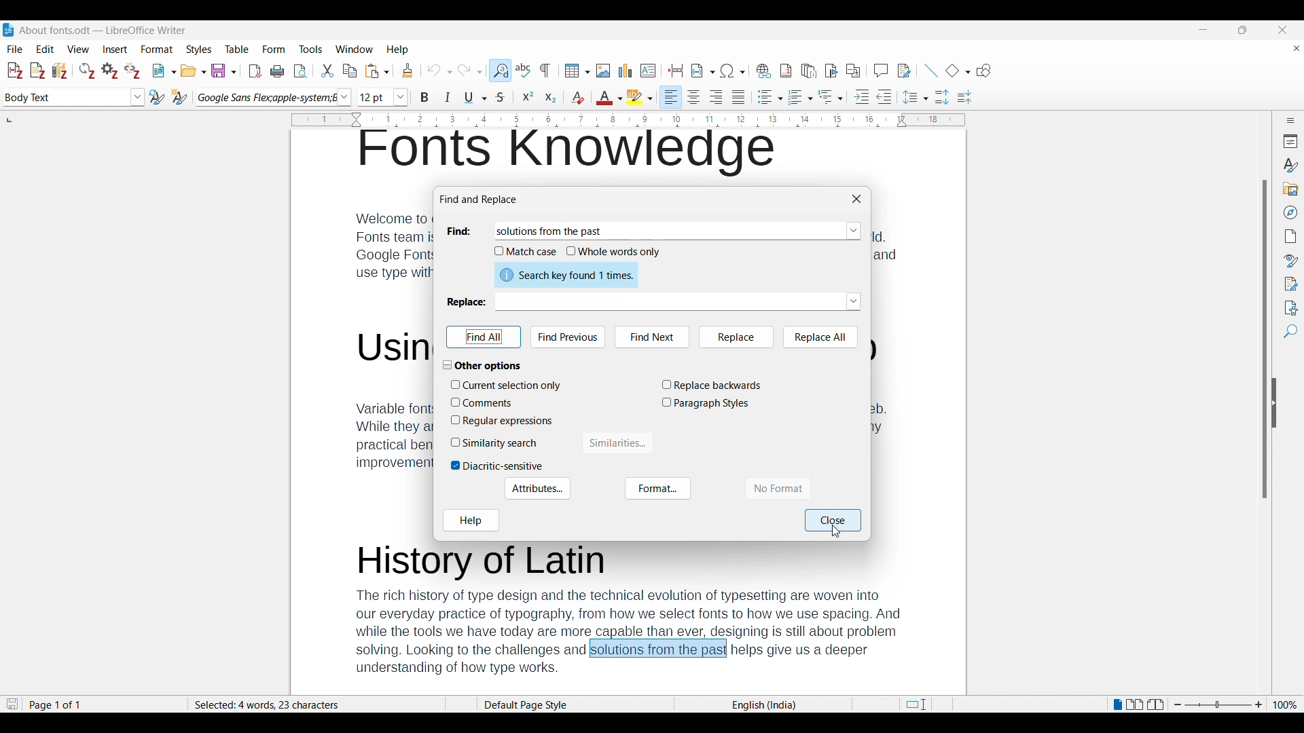 Image resolution: width=1304 pixels, height=733 pixels. I want to click on Type in text size, so click(375, 98).